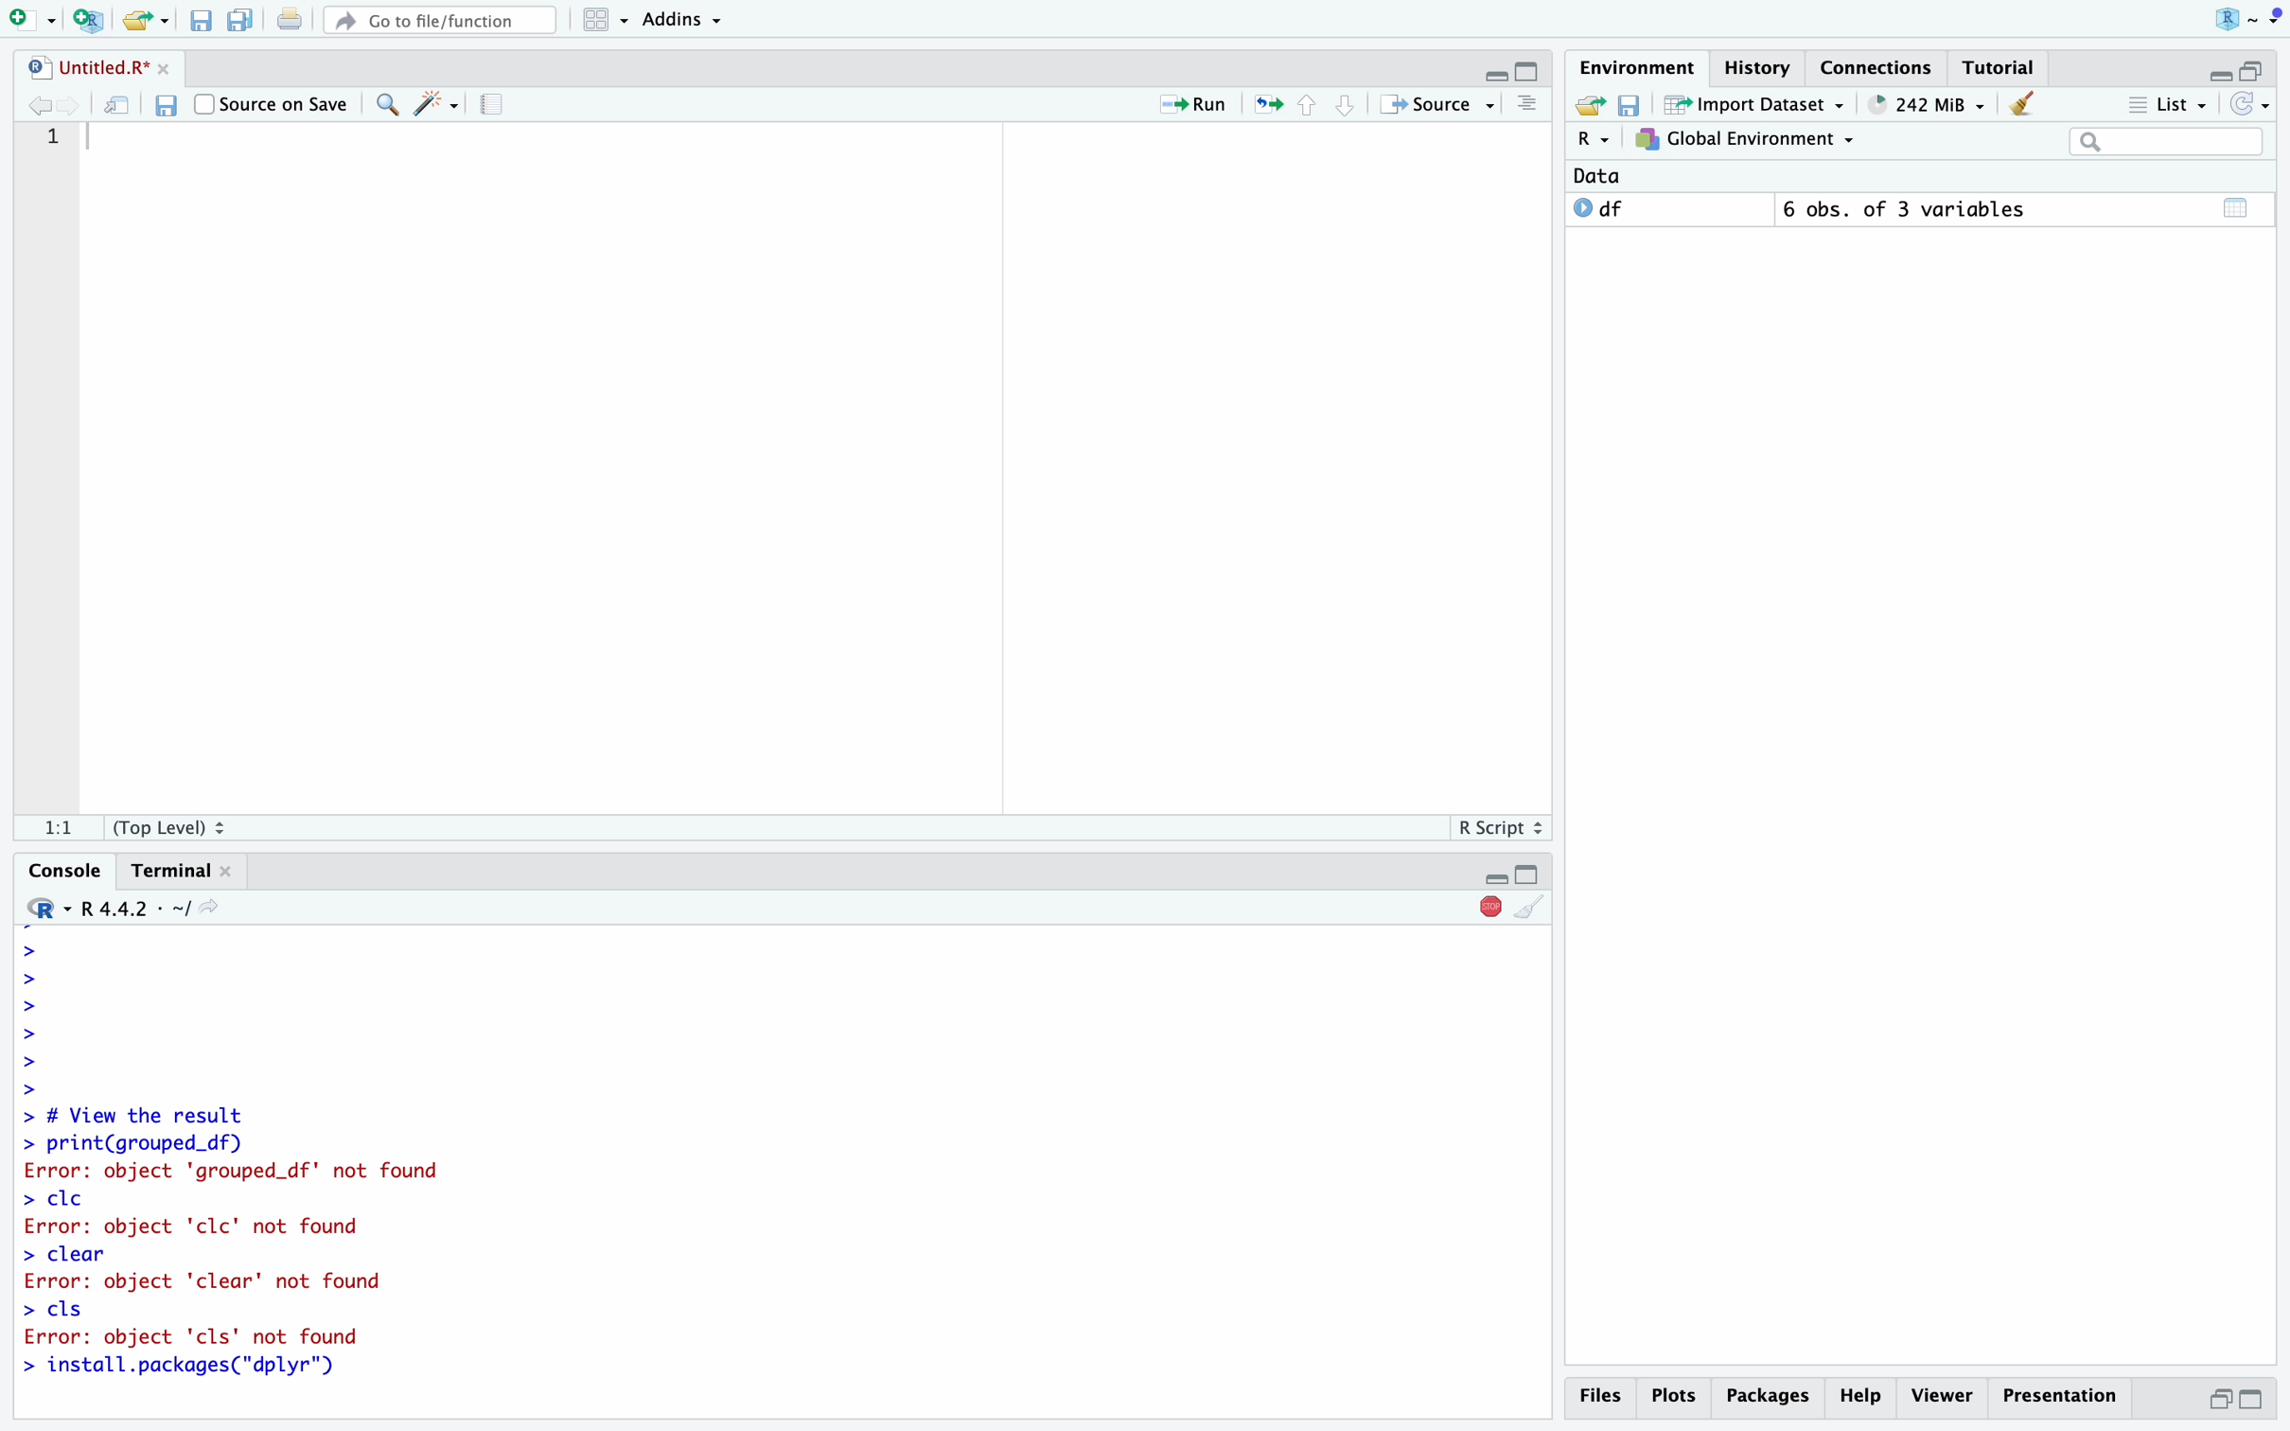 This screenshot has height=1431, width=2290. Describe the element at coordinates (1189, 105) in the screenshot. I see `Run current line` at that location.